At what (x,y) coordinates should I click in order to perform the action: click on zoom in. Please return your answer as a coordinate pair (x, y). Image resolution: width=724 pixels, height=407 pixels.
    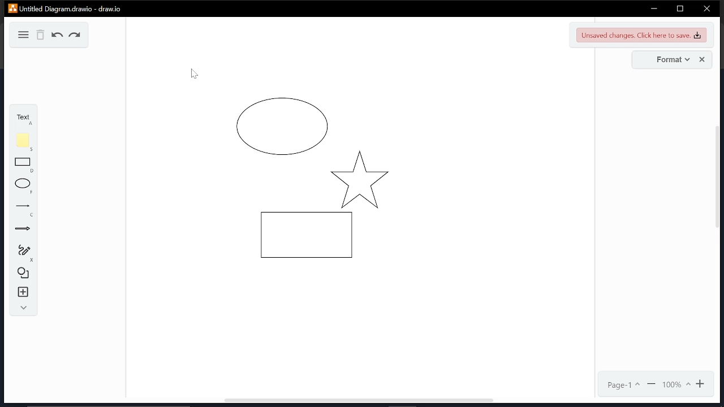
    Looking at the image, I should click on (702, 384).